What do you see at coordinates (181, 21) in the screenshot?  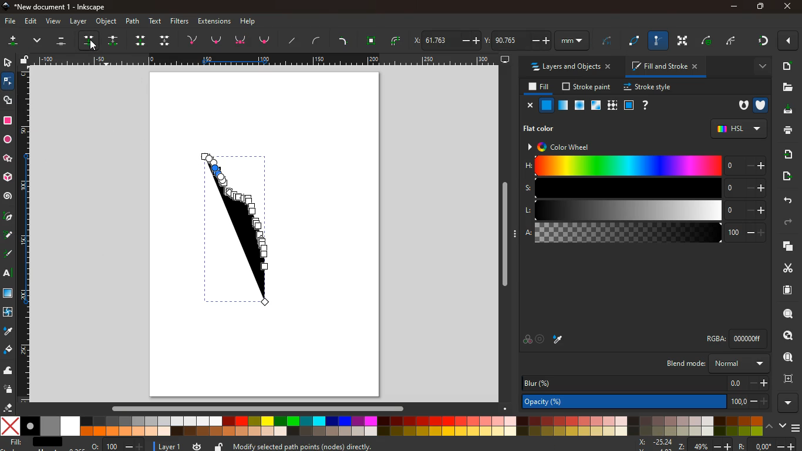 I see `filters` at bounding box center [181, 21].